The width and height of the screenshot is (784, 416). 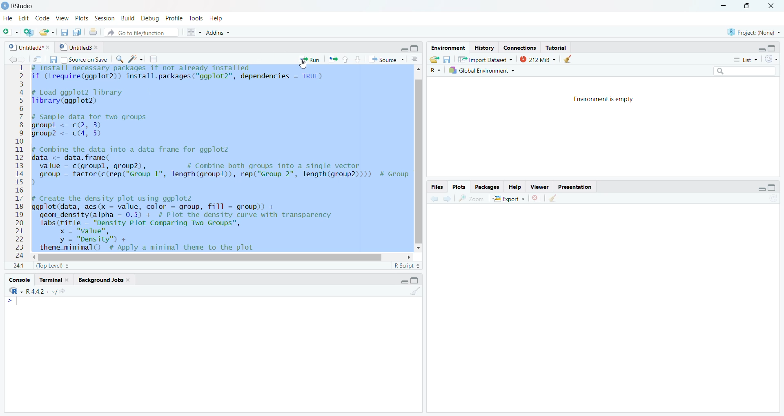 What do you see at coordinates (359, 60) in the screenshot?
I see `go to next section` at bounding box center [359, 60].